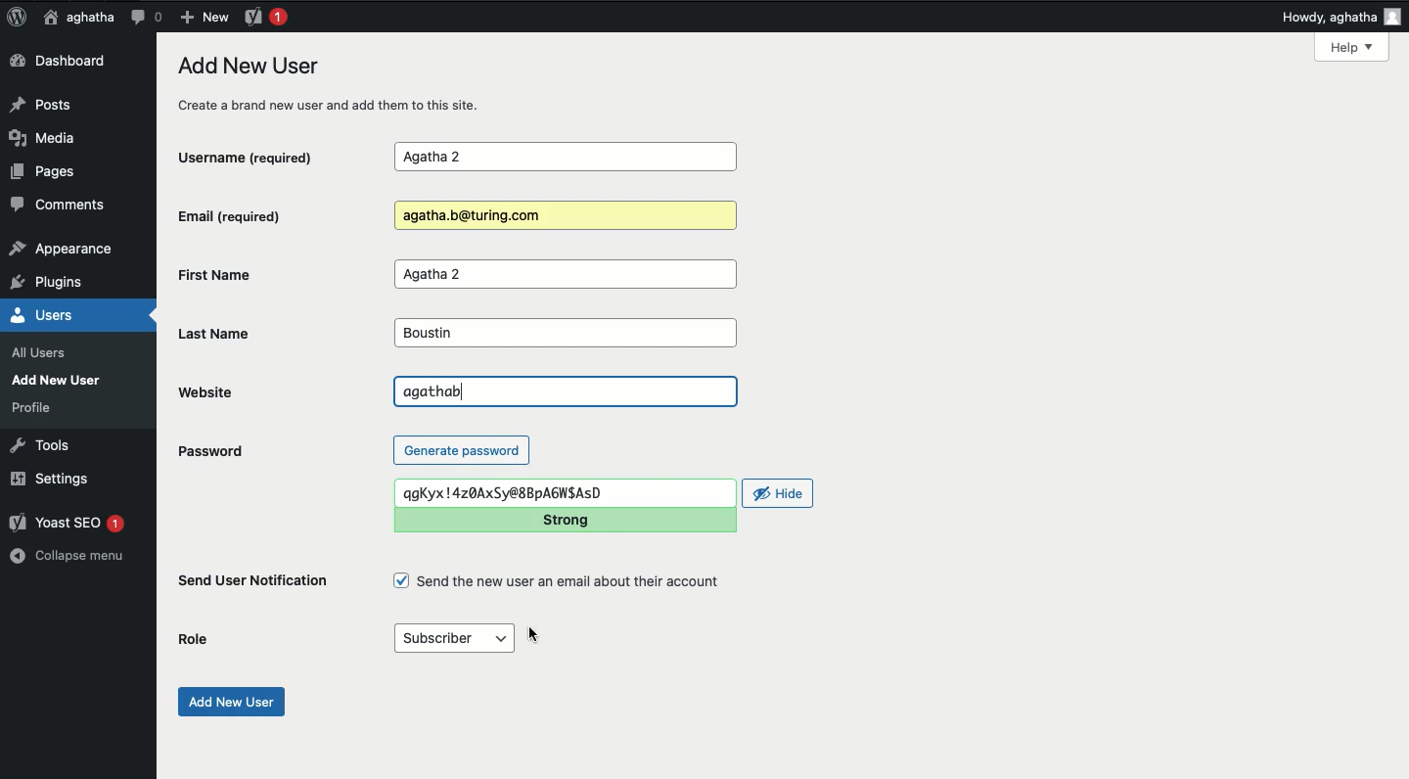 The image size is (1409, 779). What do you see at coordinates (41, 443) in the screenshot?
I see `Tools` at bounding box center [41, 443].